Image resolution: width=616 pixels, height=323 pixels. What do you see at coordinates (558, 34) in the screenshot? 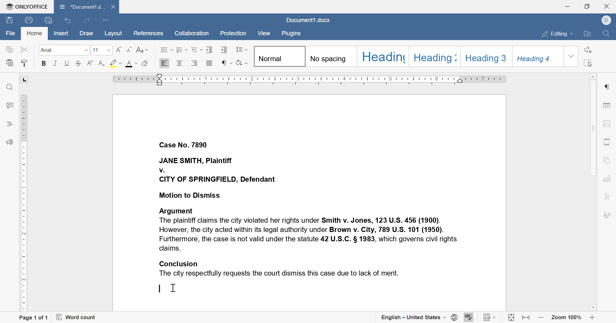
I see `editing` at bounding box center [558, 34].